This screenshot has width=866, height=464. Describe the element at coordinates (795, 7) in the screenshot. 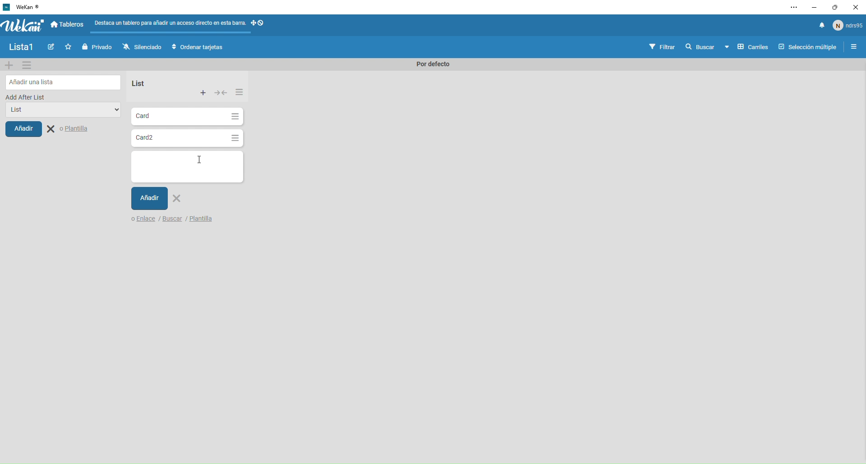

I see `more options` at that location.